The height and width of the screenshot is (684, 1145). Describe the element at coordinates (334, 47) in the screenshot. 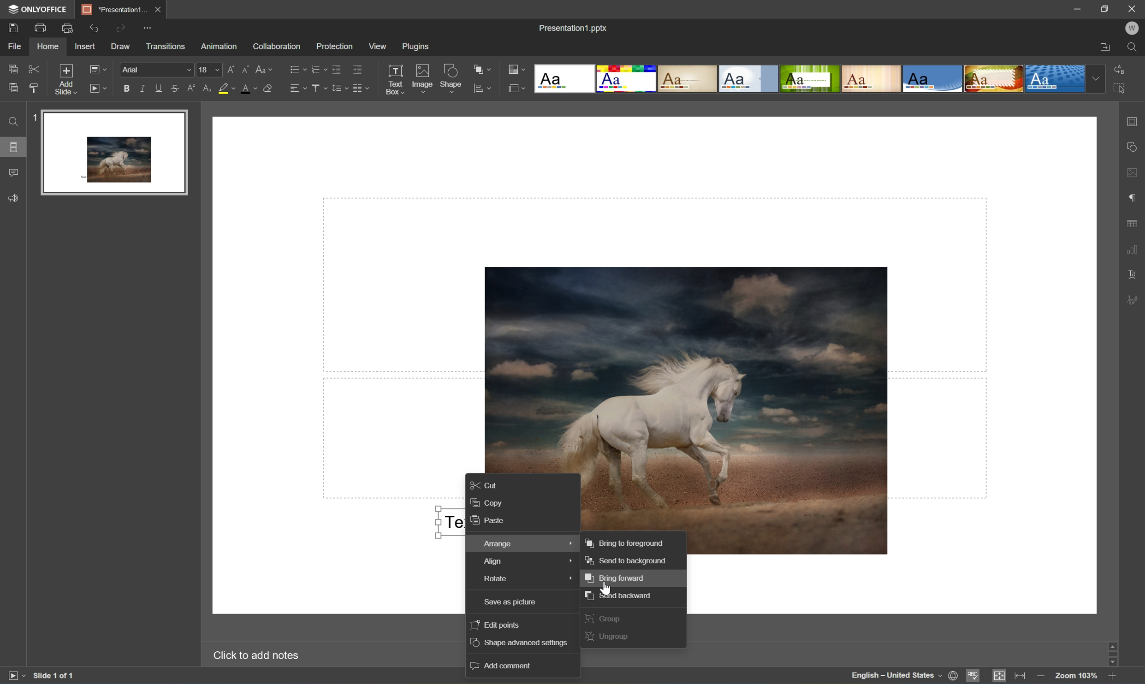

I see `Protection` at that location.